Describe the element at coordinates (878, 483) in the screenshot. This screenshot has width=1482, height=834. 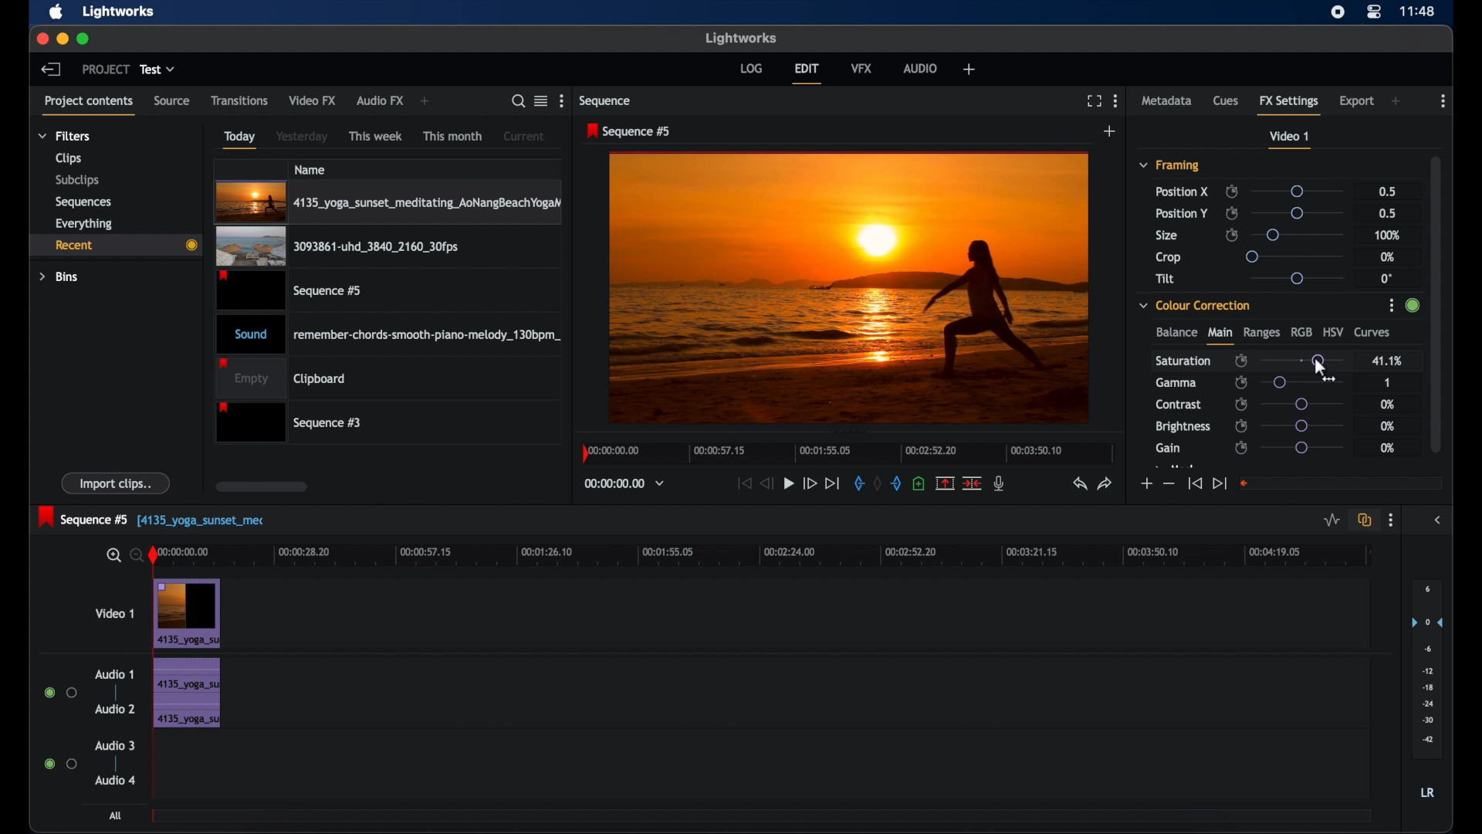
I see `clear marks` at that location.